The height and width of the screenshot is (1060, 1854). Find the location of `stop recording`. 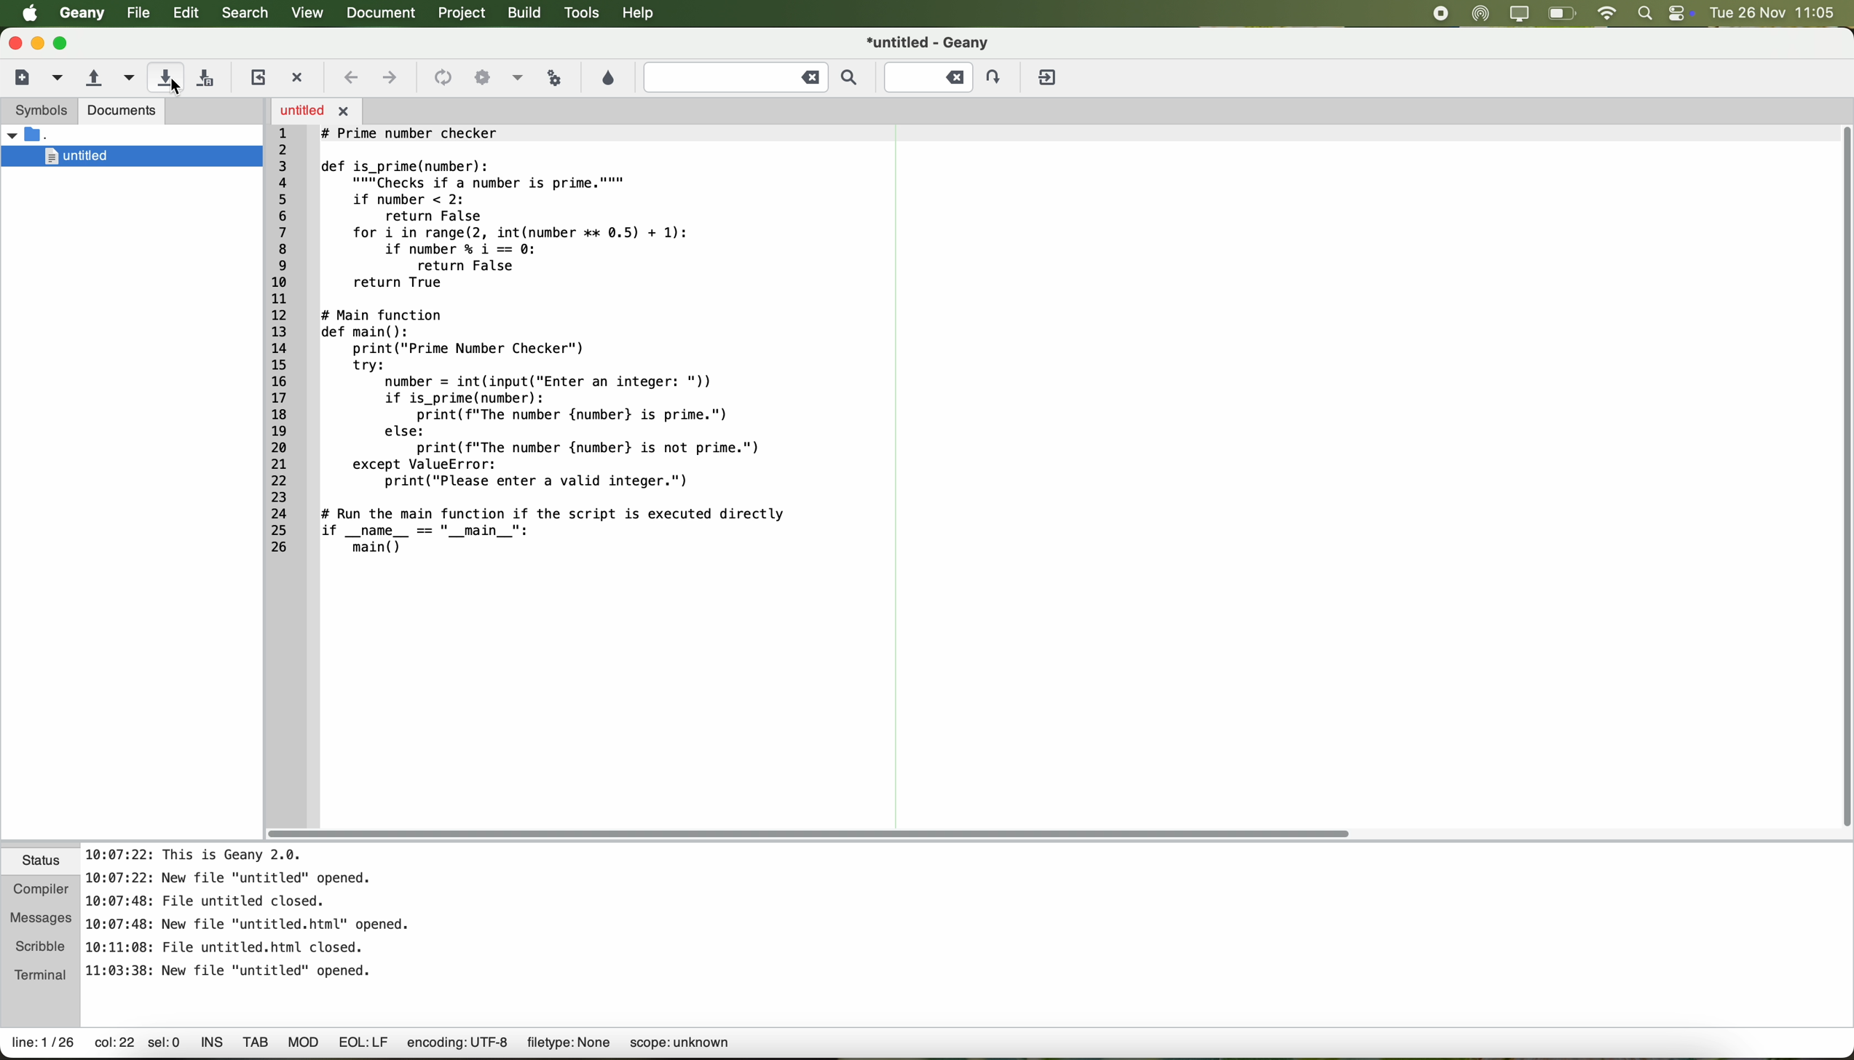

stop recording is located at coordinates (1440, 13).